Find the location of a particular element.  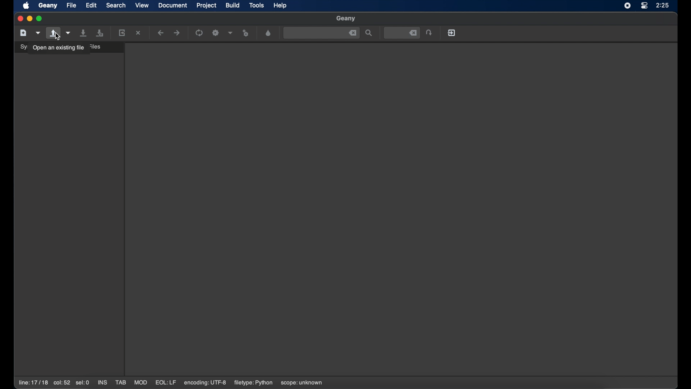

find the entered text in the current file is located at coordinates (321, 33).